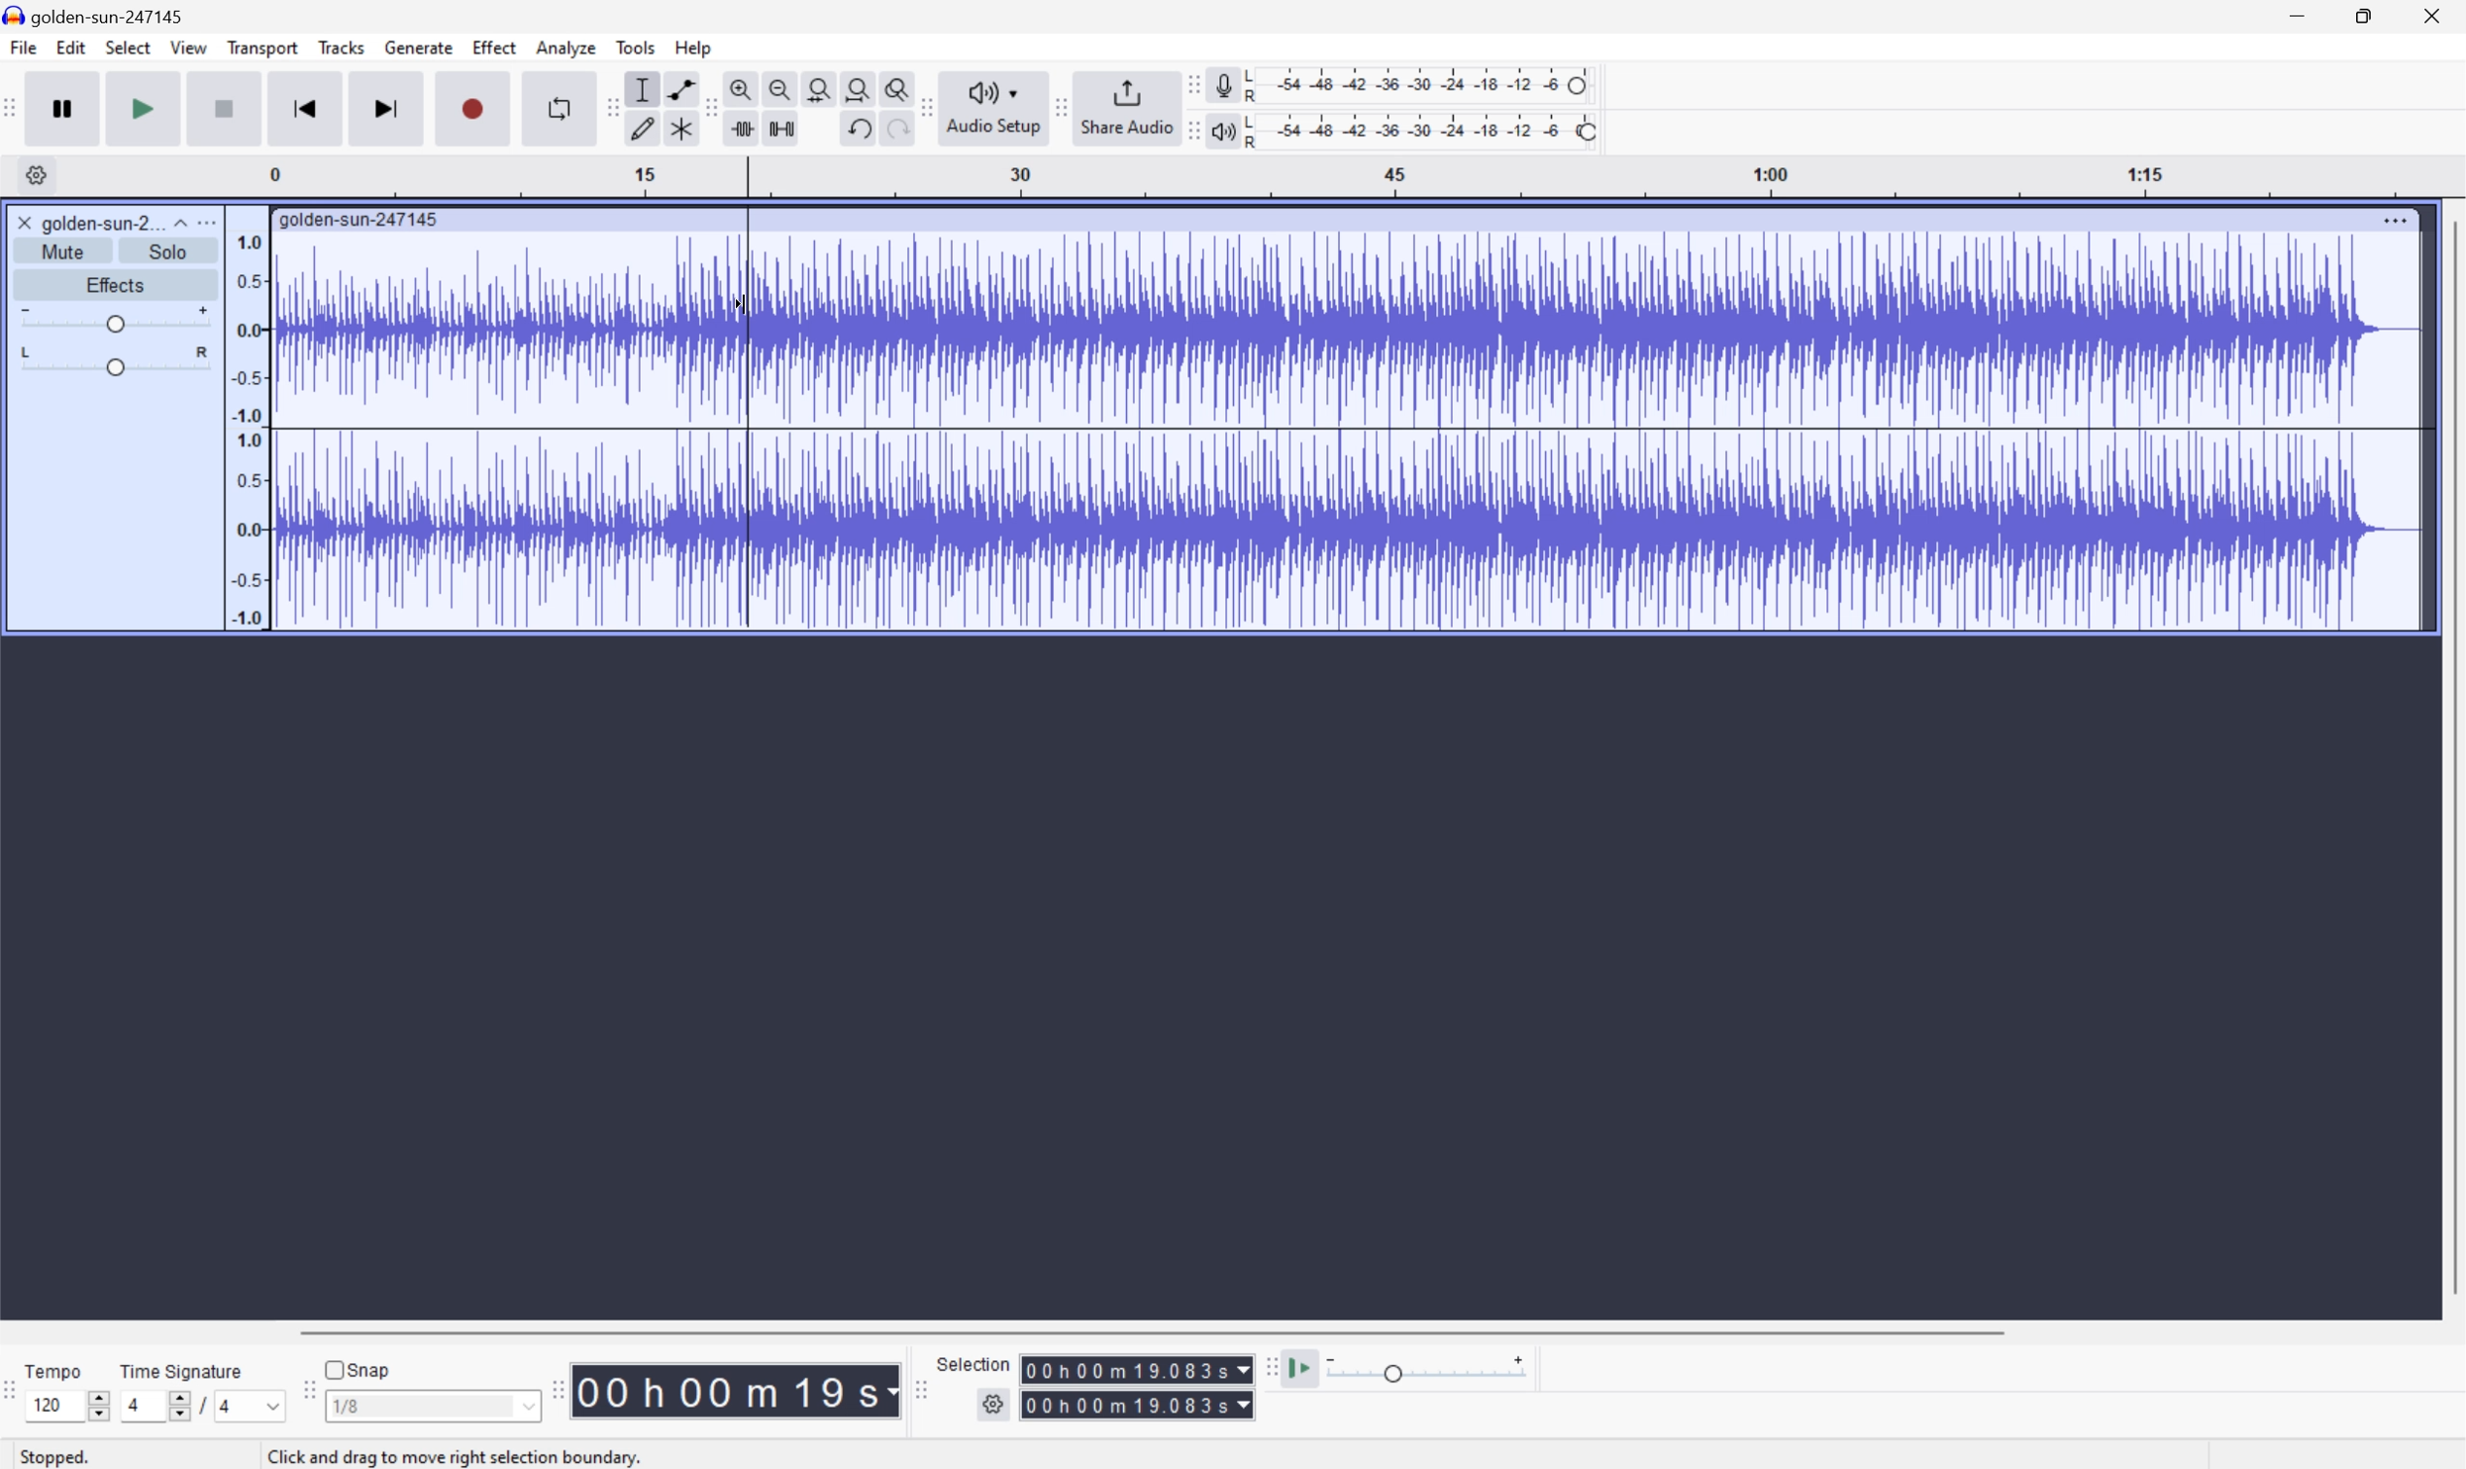 The width and height of the screenshot is (2466, 1469). Describe the element at coordinates (1191, 84) in the screenshot. I see `Audacity recording meter toolbar` at that location.